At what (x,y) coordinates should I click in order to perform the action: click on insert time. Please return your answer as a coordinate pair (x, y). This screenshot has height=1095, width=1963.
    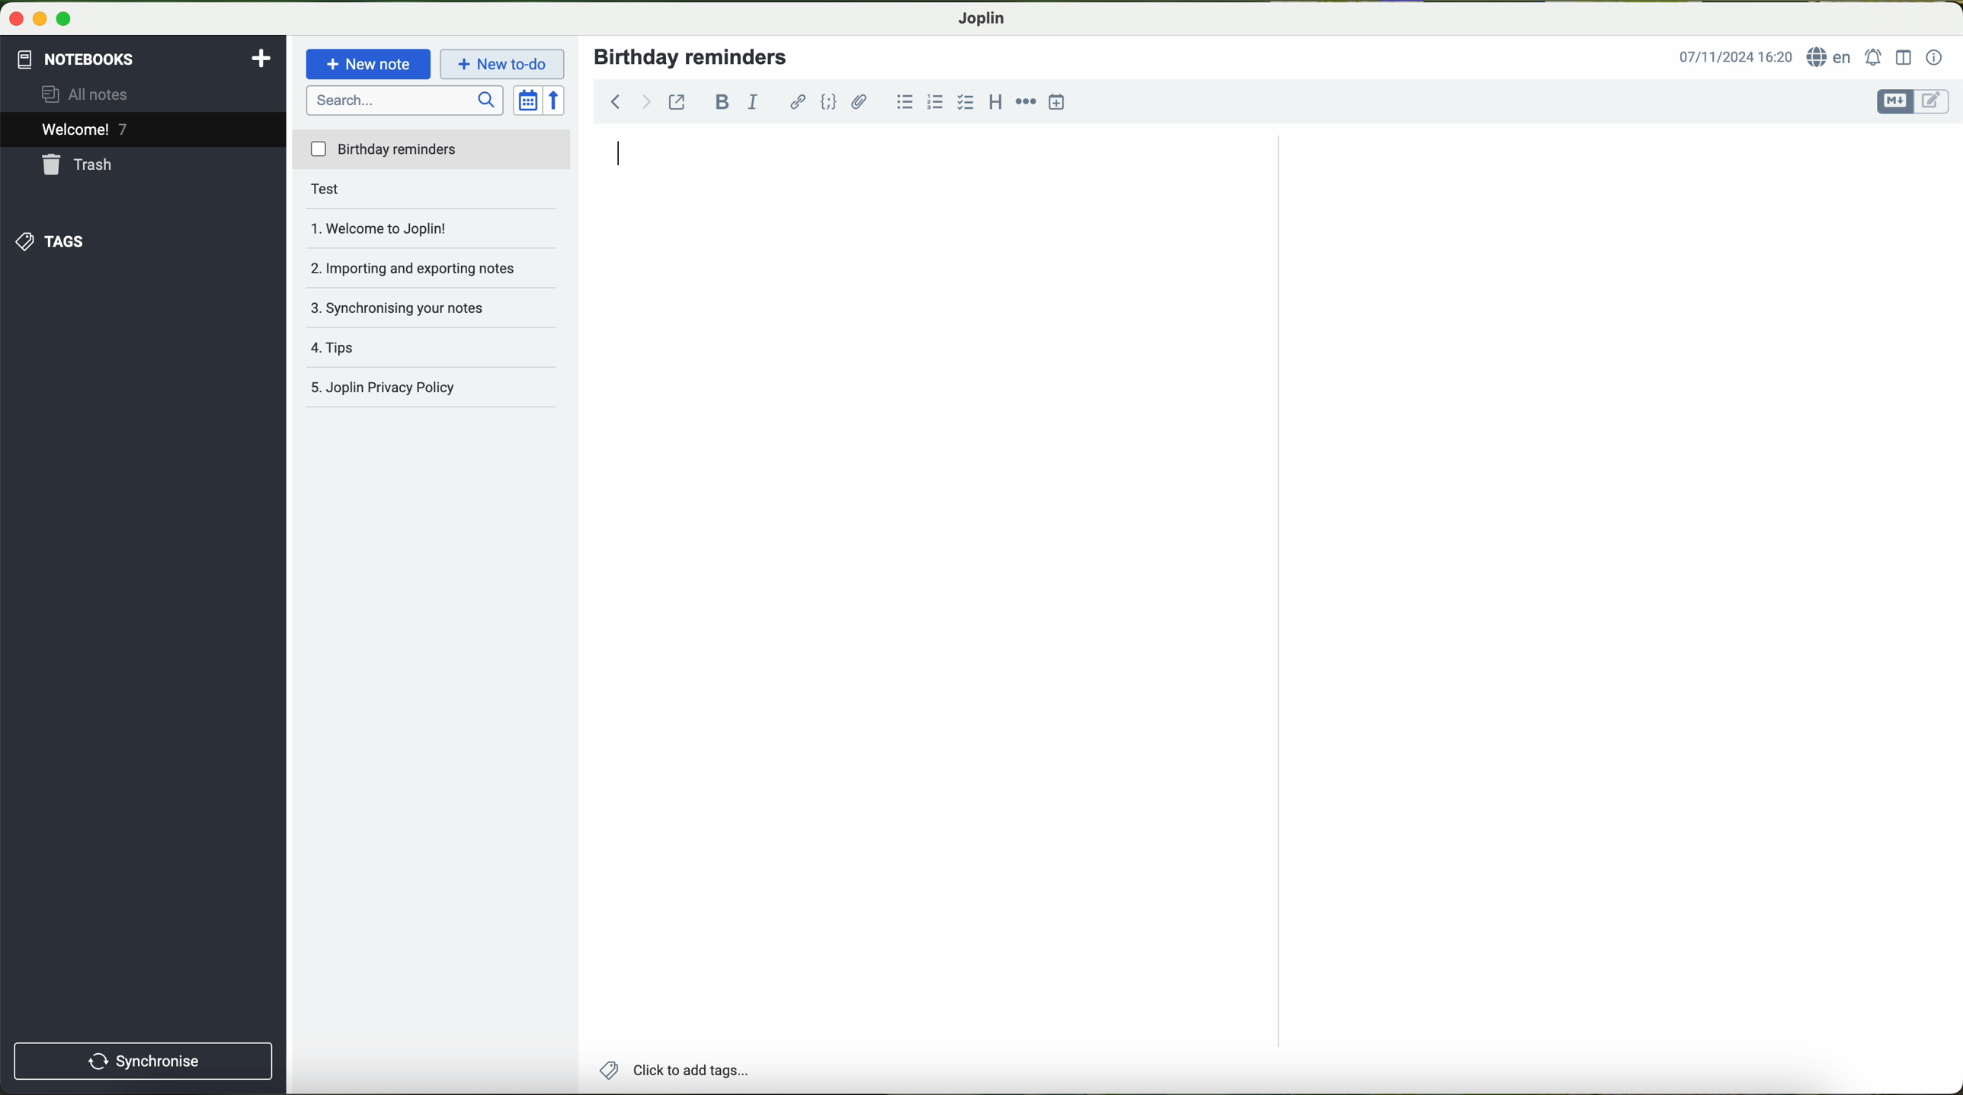
    Looking at the image, I should click on (1055, 103).